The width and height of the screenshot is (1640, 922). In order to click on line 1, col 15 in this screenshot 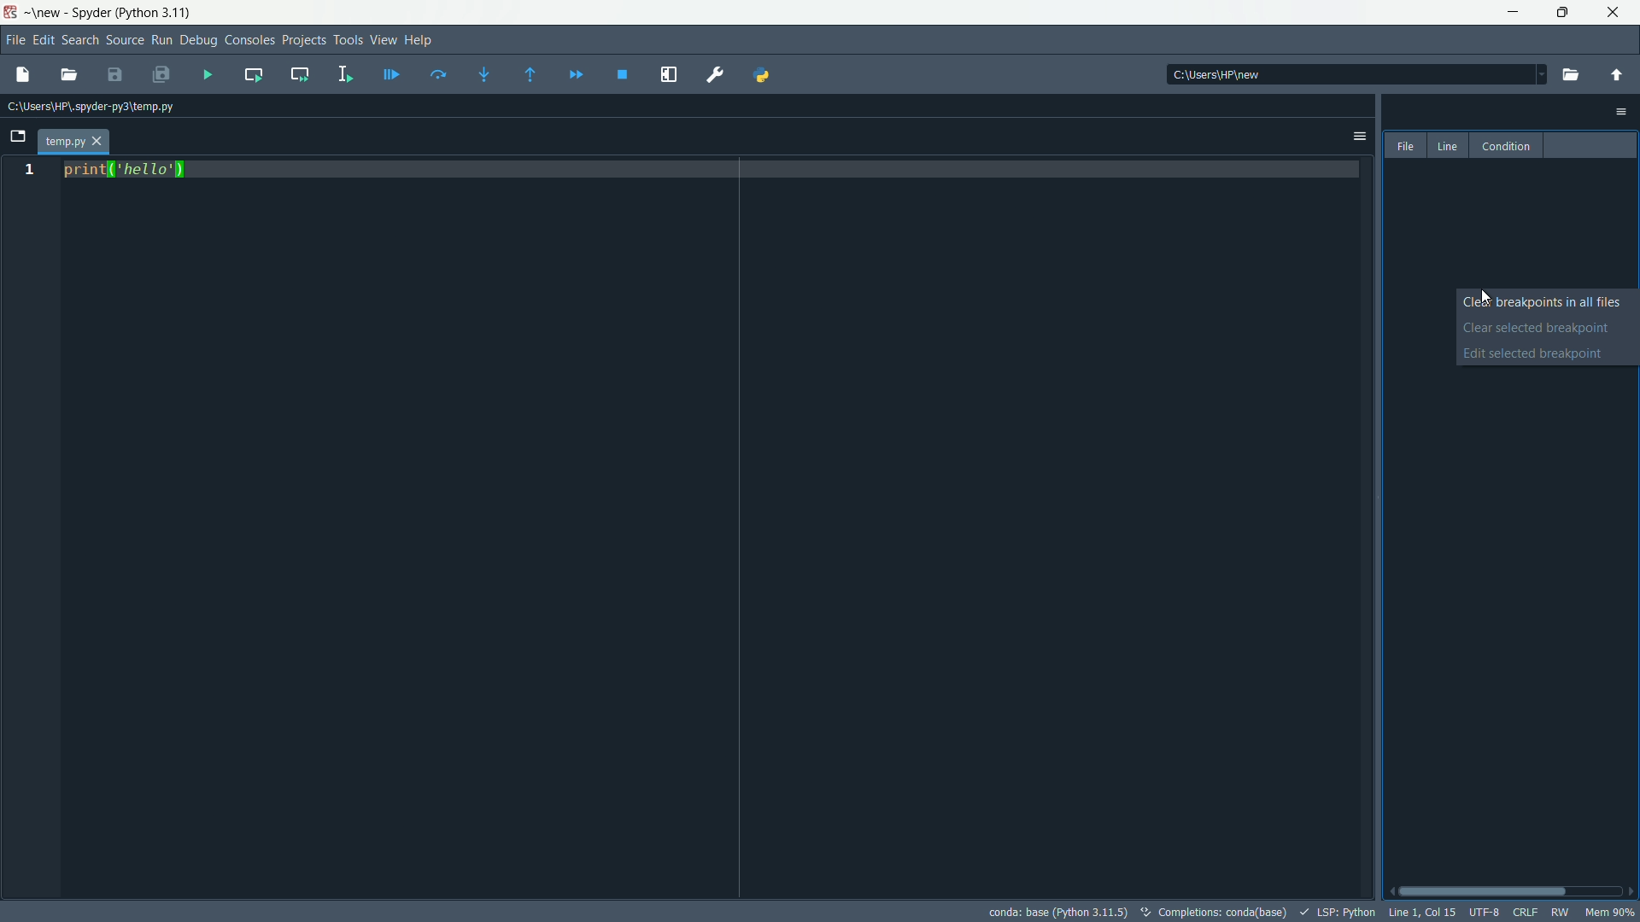, I will do `click(1420, 913)`.